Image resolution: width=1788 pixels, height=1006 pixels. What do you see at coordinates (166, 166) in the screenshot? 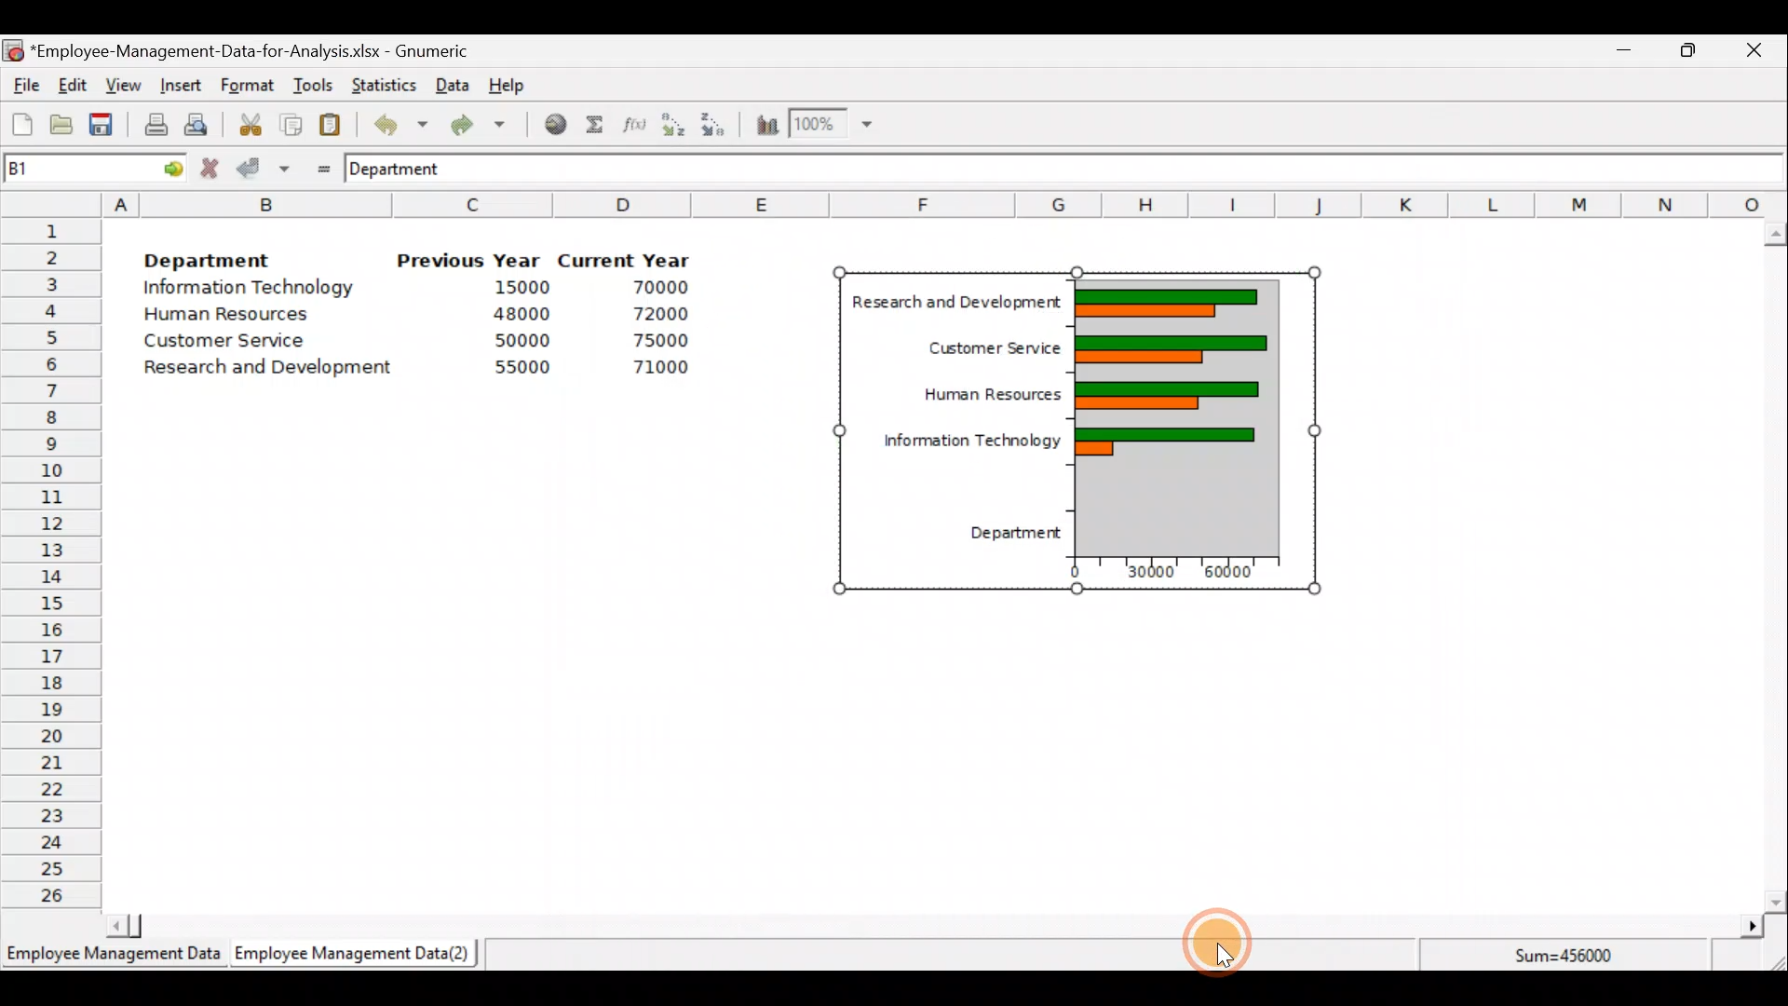
I see `go to` at bounding box center [166, 166].